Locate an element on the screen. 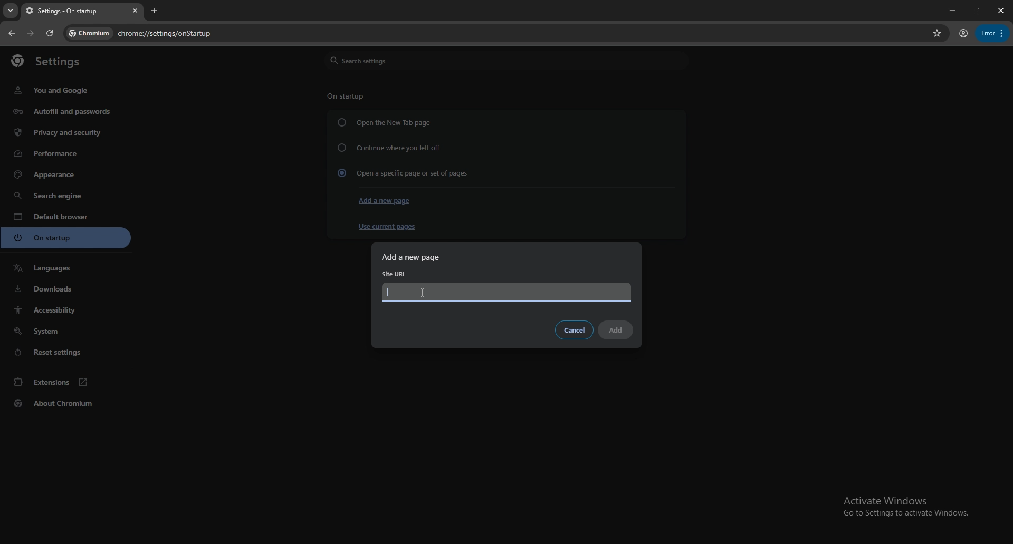 Image resolution: width=1013 pixels, height=544 pixels. back is located at coordinates (12, 33).